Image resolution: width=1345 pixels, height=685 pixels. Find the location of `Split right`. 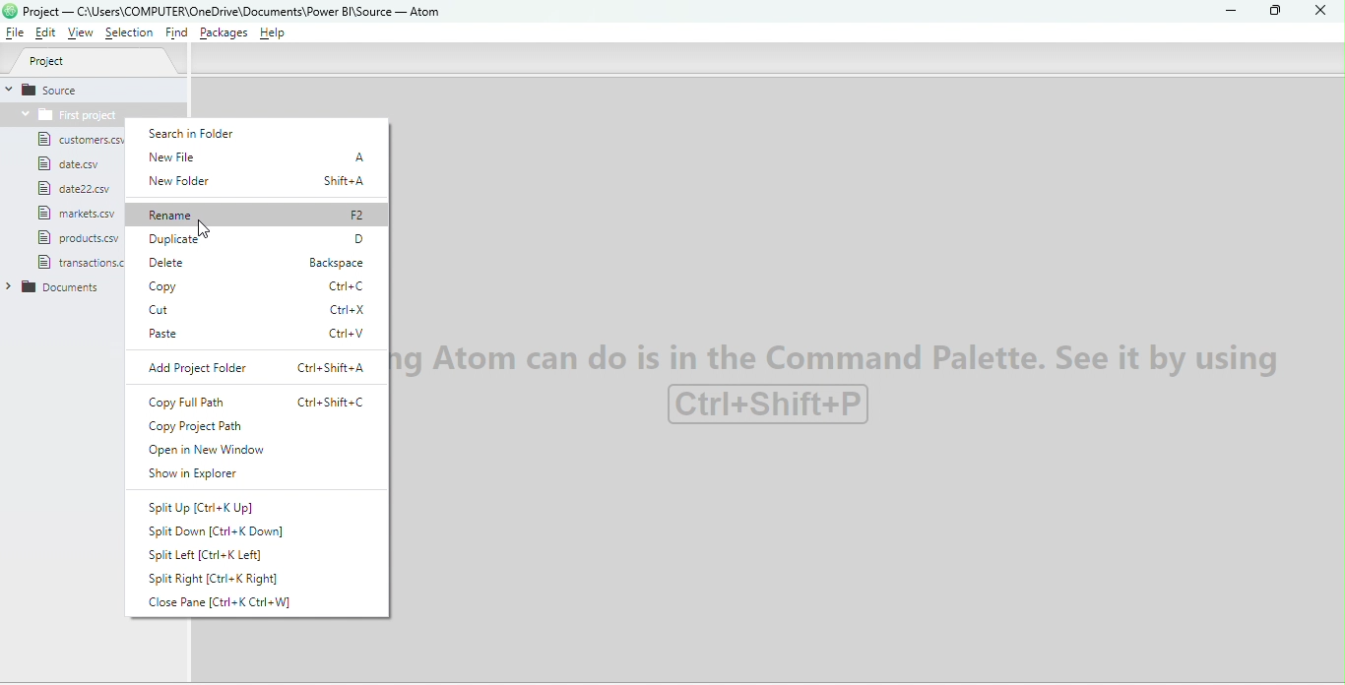

Split right is located at coordinates (223, 577).